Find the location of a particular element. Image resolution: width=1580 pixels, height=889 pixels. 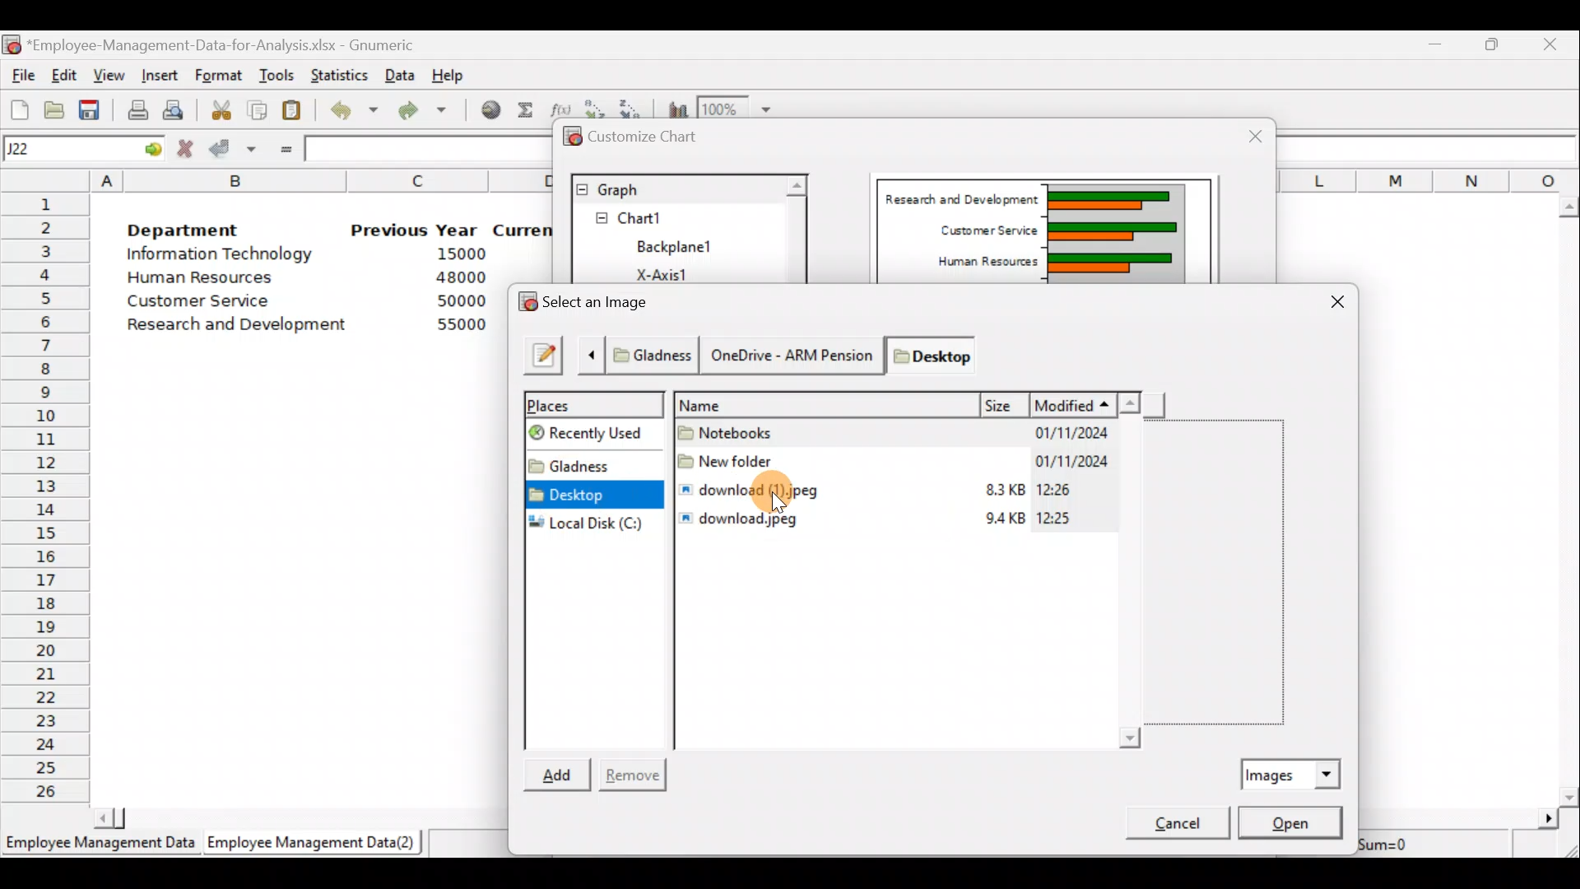

Insert hyperlink is located at coordinates (489, 113).